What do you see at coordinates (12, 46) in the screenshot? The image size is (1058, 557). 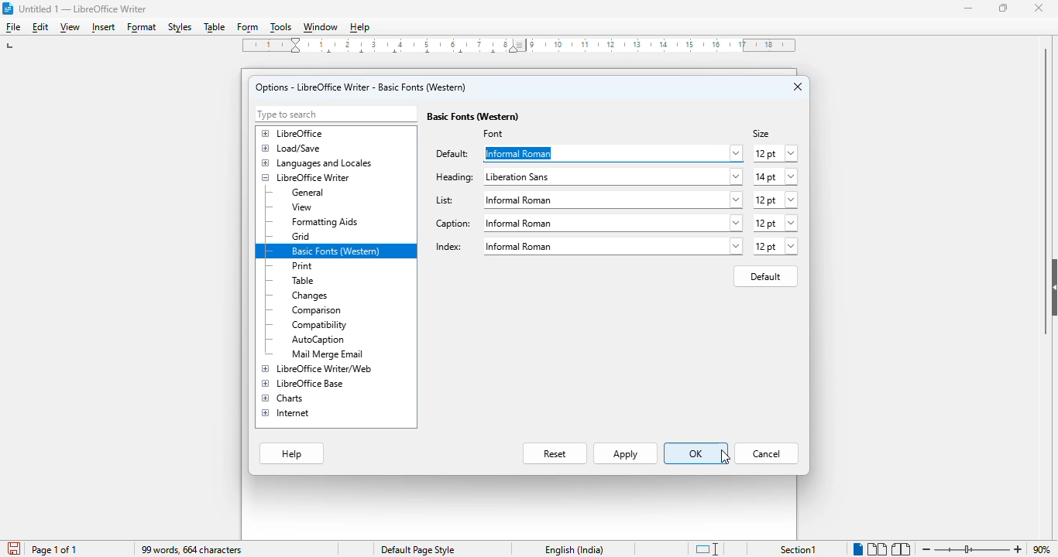 I see `left tab stop option` at bounding box center [12, 46].